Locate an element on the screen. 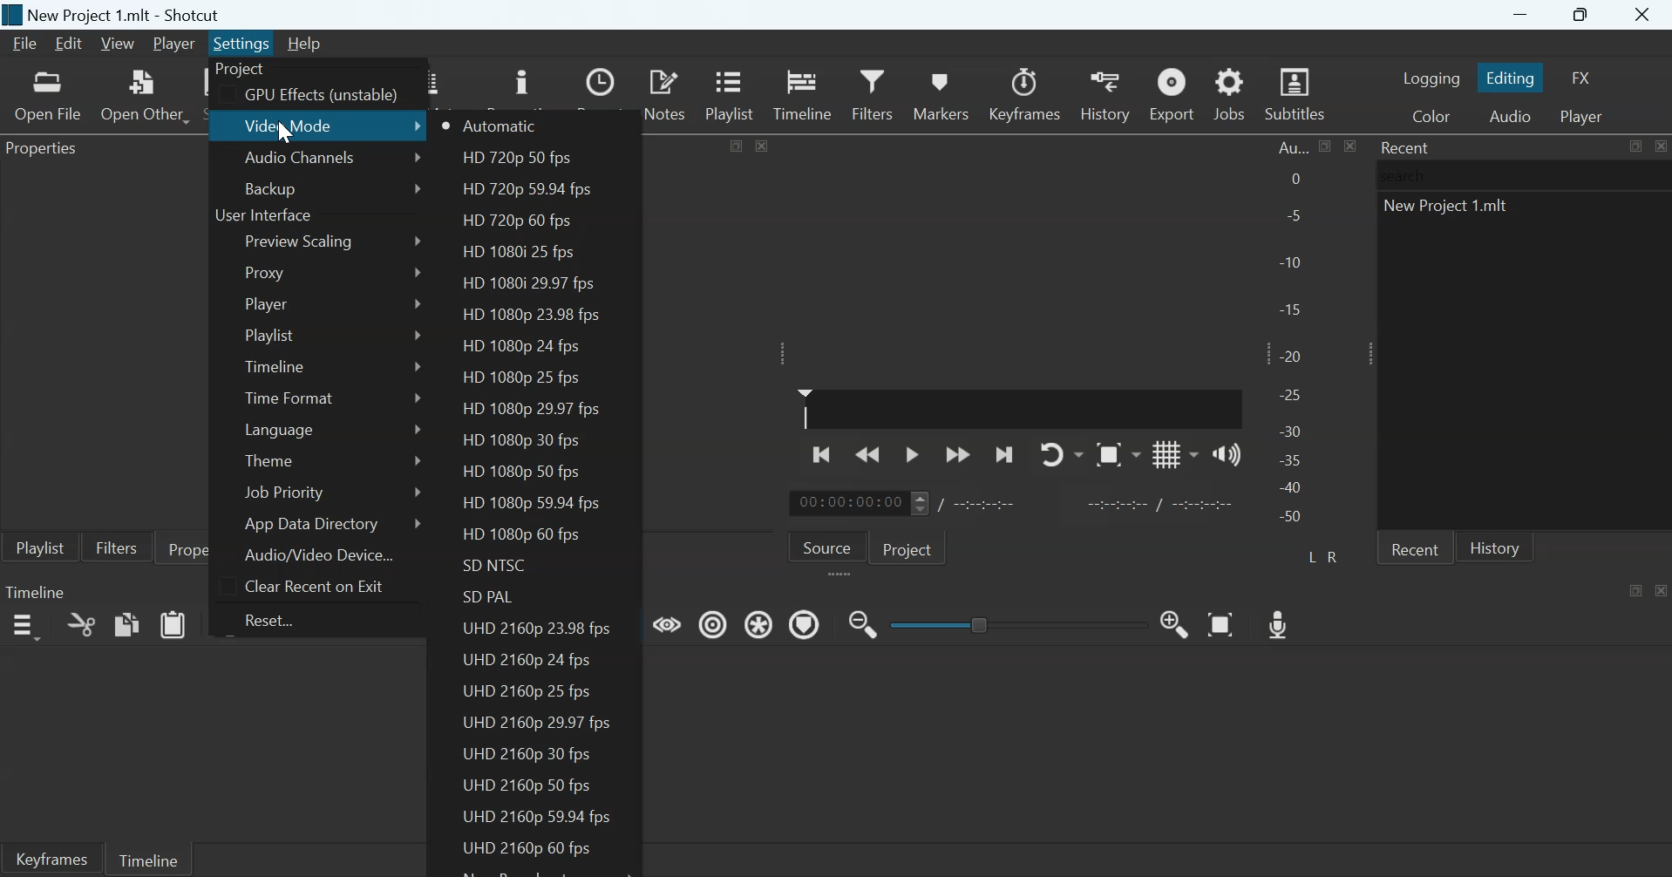 The height and width of the screenshot is (877, 1672). HD 1080i 29.97 fps is located at coordinates (527, 282).